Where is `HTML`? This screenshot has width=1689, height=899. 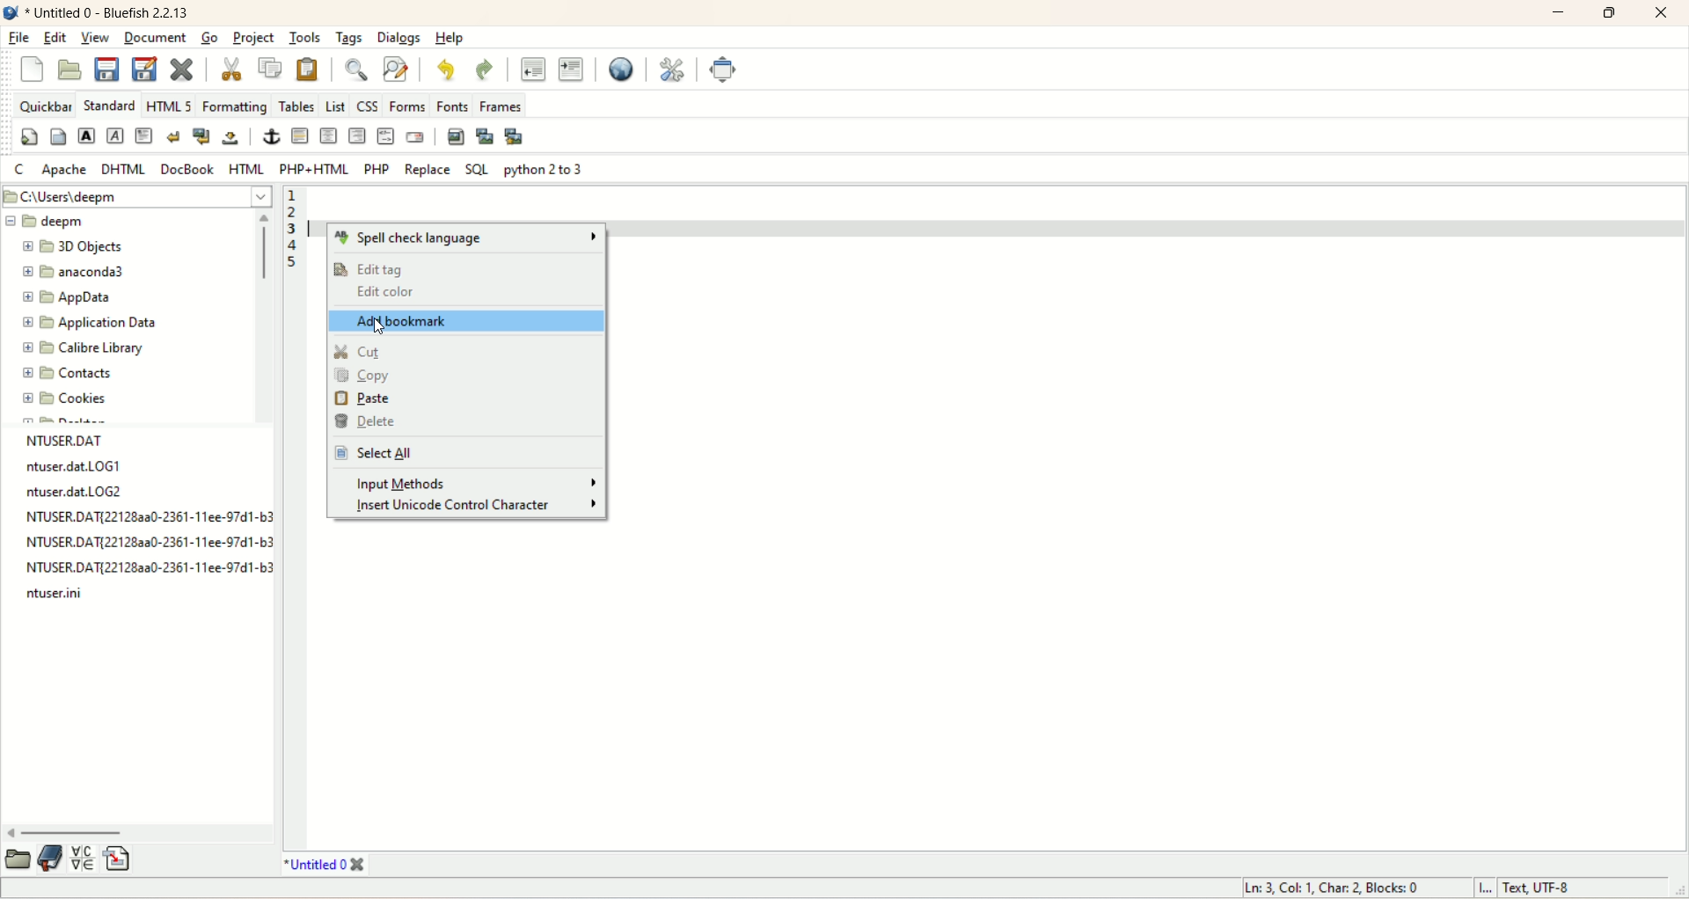 HTML is located at coordinates (250, 170).